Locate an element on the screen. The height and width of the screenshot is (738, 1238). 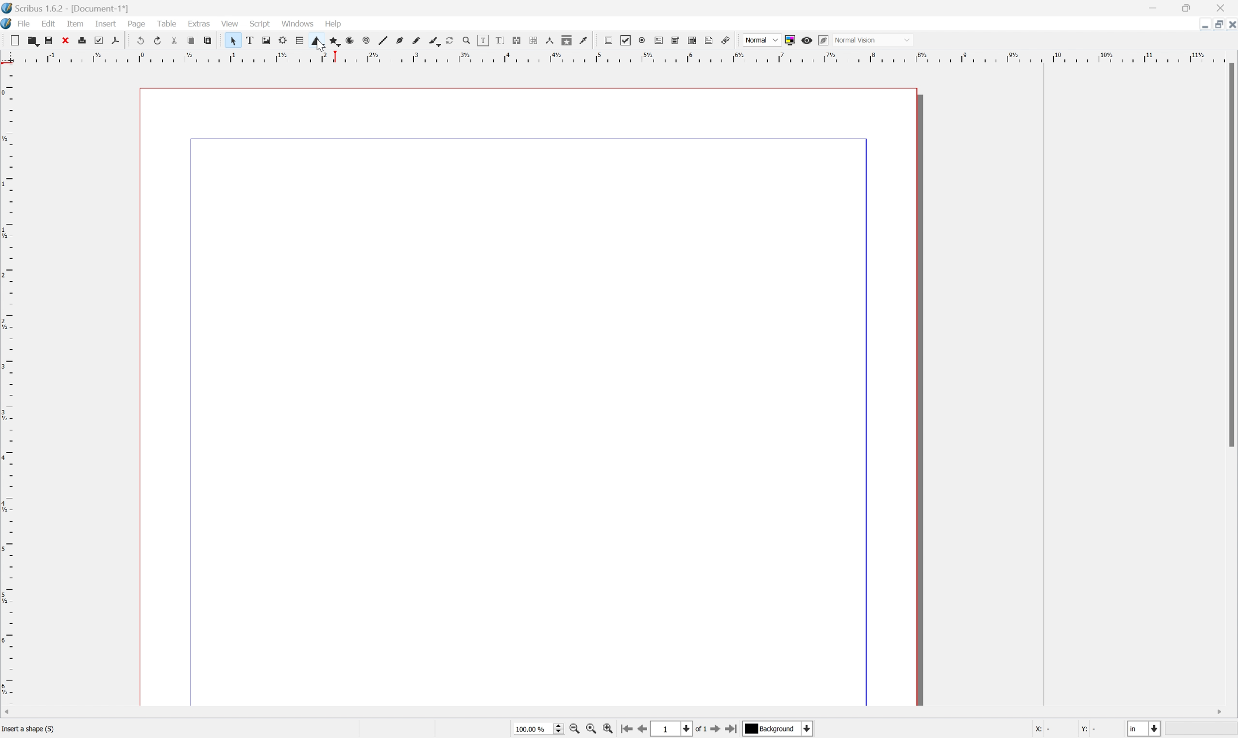
Edit contents of frame is located at coordinates (482, 40).